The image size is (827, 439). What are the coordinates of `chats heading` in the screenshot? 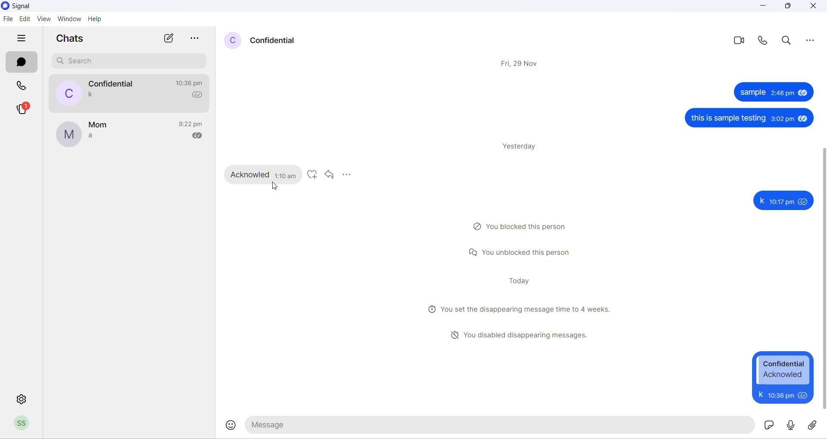 It's located at (74, 40).